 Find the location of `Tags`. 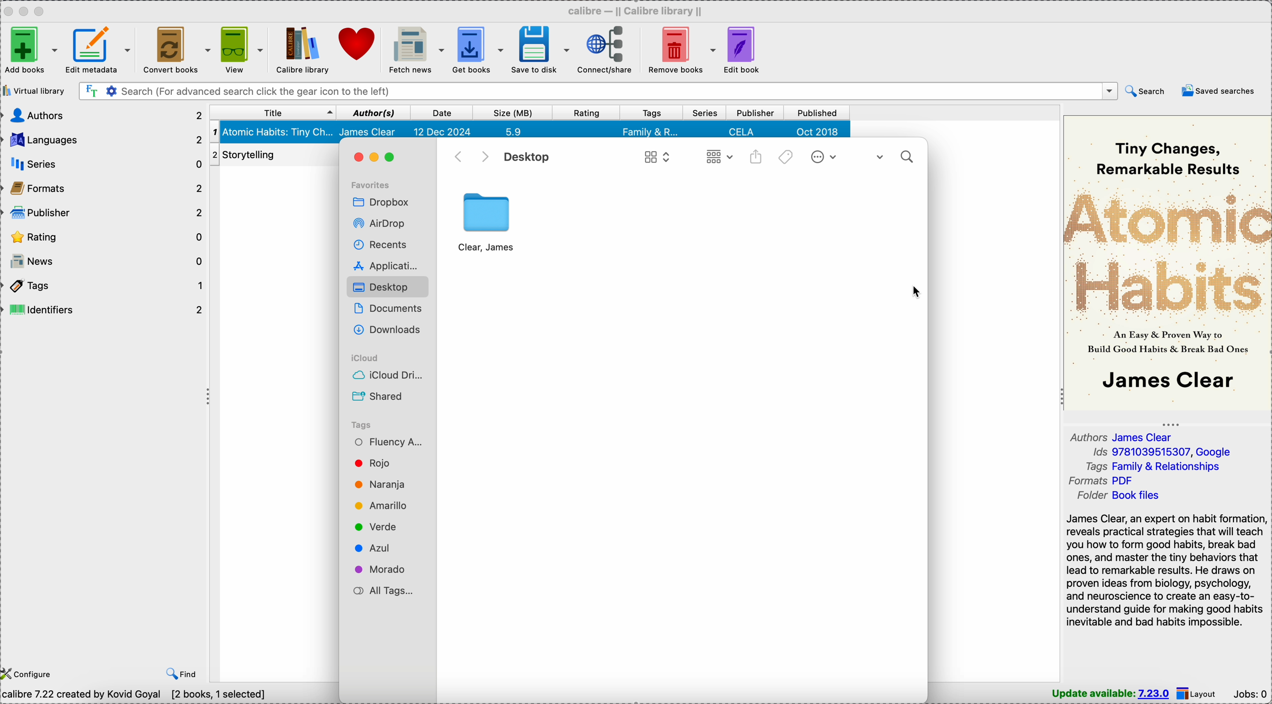

Tags is located at coordinates (362, 424).